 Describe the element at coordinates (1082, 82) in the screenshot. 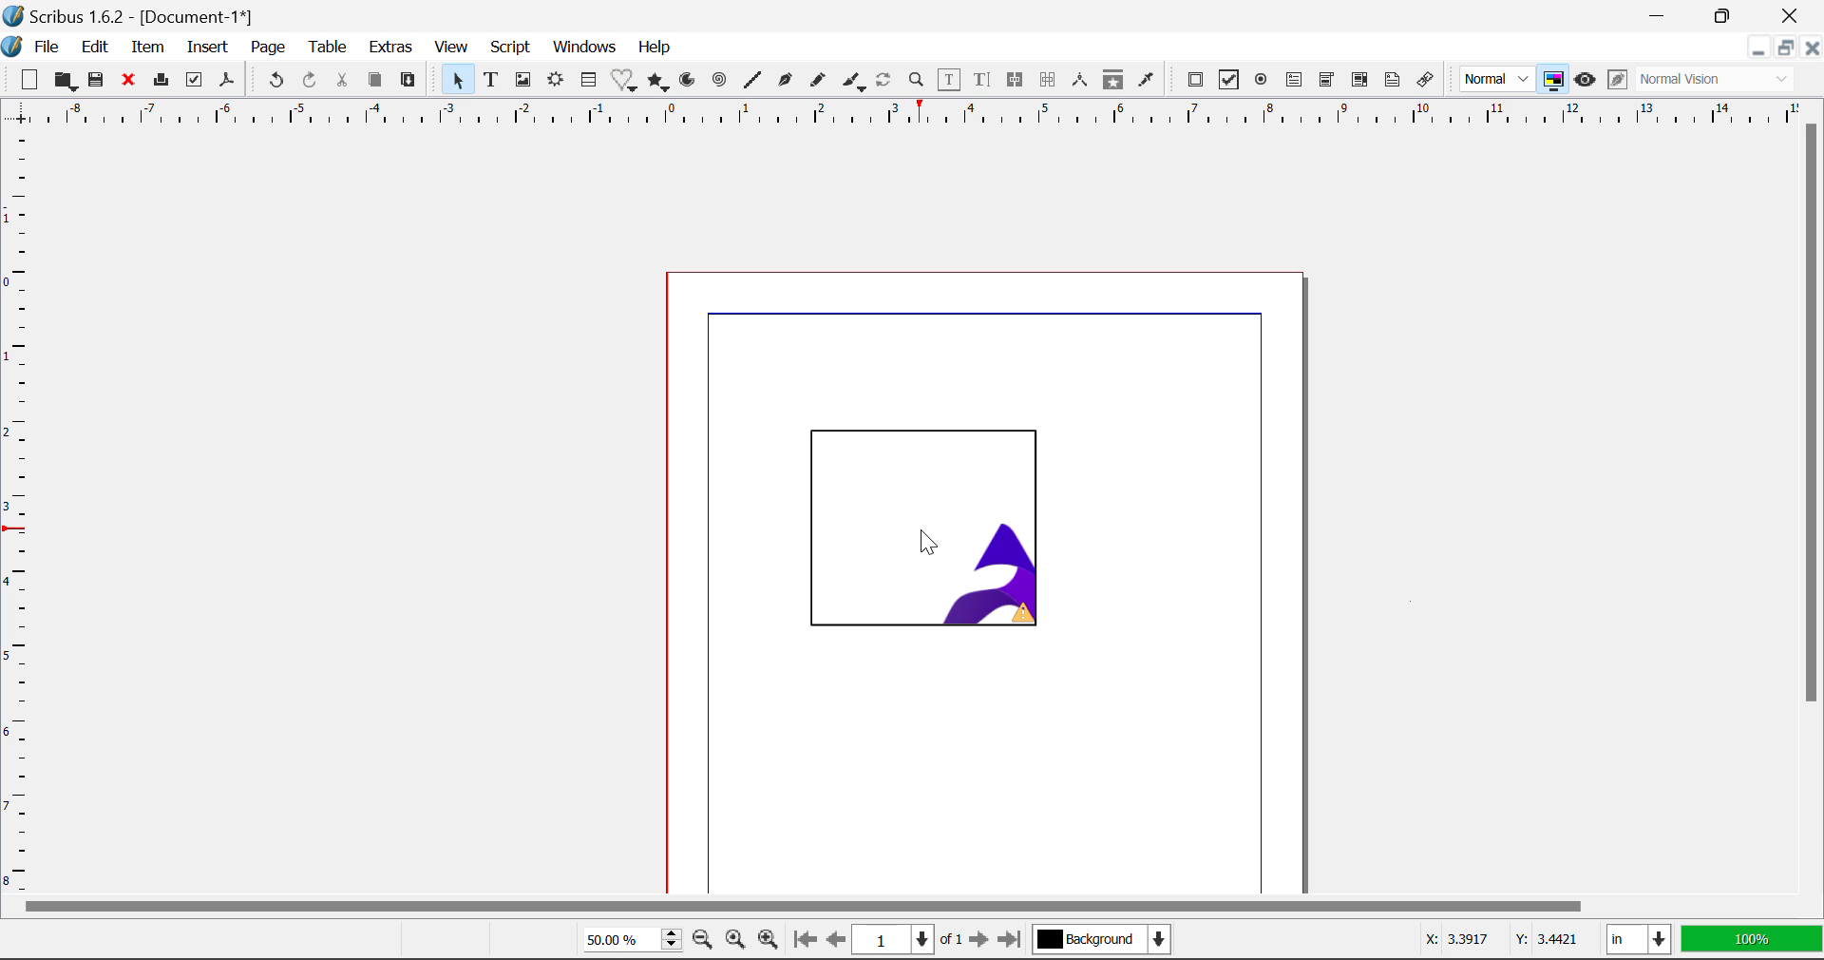

I see `Measurements` at that location.